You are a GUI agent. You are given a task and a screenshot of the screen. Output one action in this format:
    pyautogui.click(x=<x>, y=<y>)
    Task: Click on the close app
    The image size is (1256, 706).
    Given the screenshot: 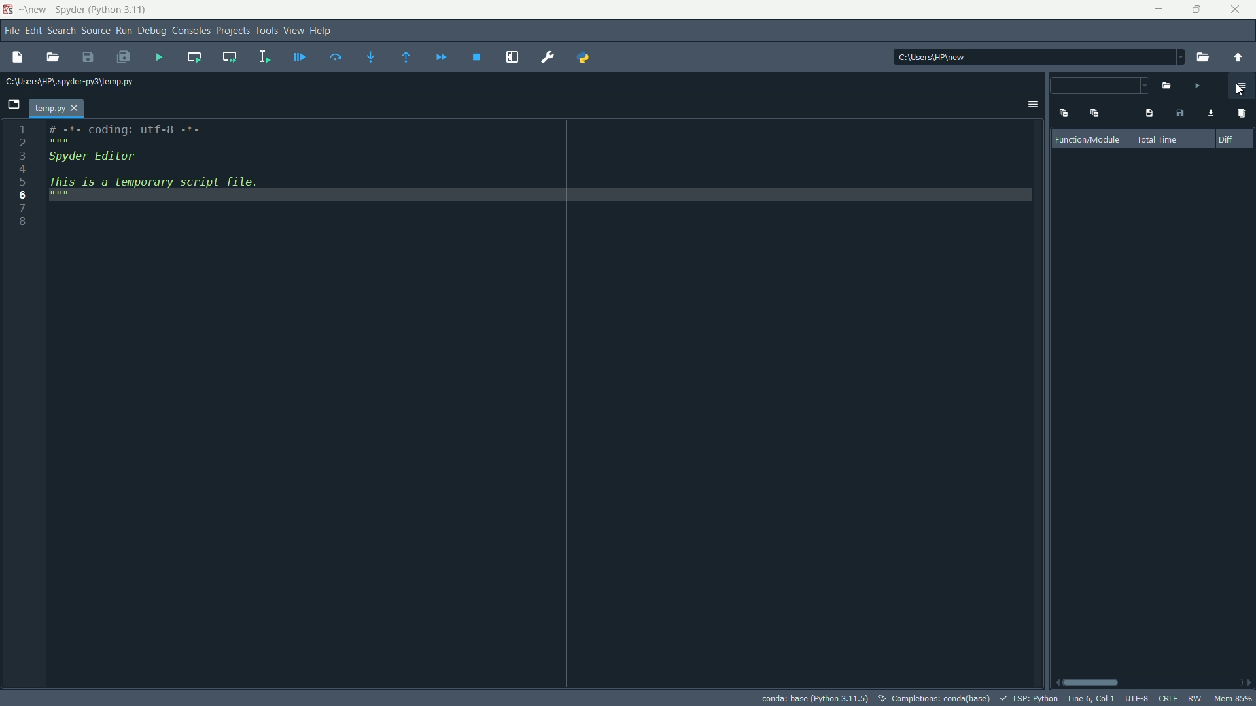 What is the action you would take?
    pyautogui.click(x=1236, y=10)
    